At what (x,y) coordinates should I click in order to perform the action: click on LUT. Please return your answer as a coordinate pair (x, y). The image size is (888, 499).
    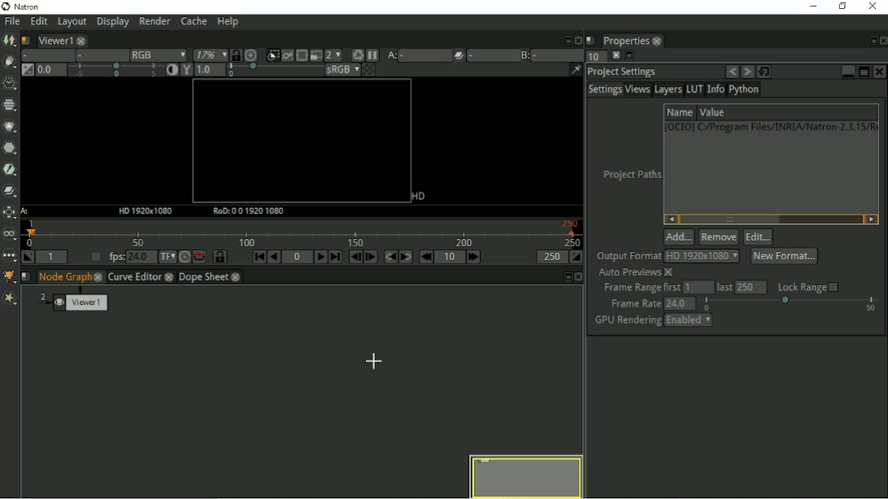
    Looking at the image, I should click on (694, 89).